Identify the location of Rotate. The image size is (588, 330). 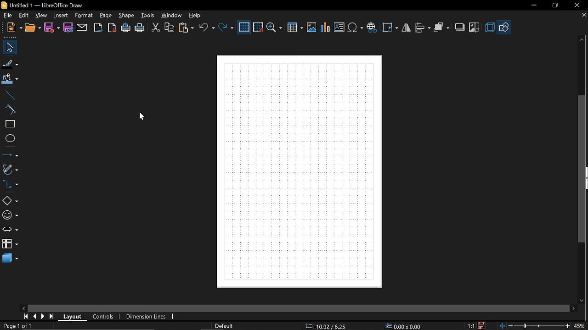
(391, 27).